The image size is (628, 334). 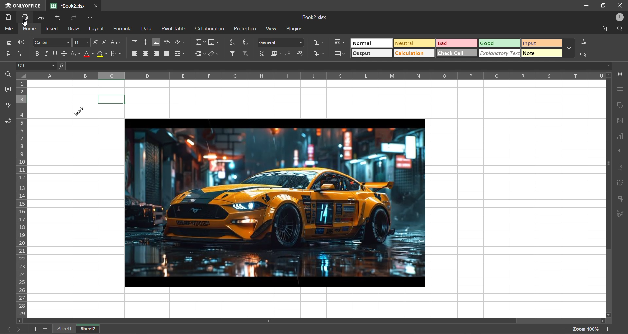 I want to click on sub/superscript, so click(x=74, y=53).